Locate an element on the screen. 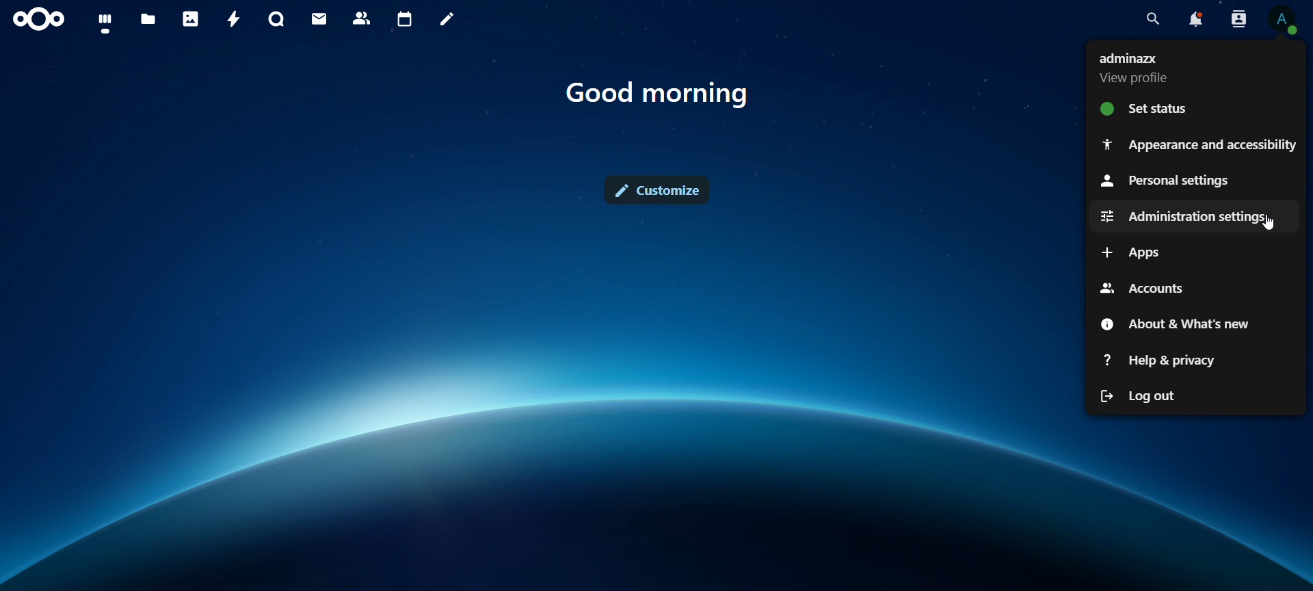 Image resolution: width=1313 pixels, height=591 pixels. contact is located at coordinates (364, 19).